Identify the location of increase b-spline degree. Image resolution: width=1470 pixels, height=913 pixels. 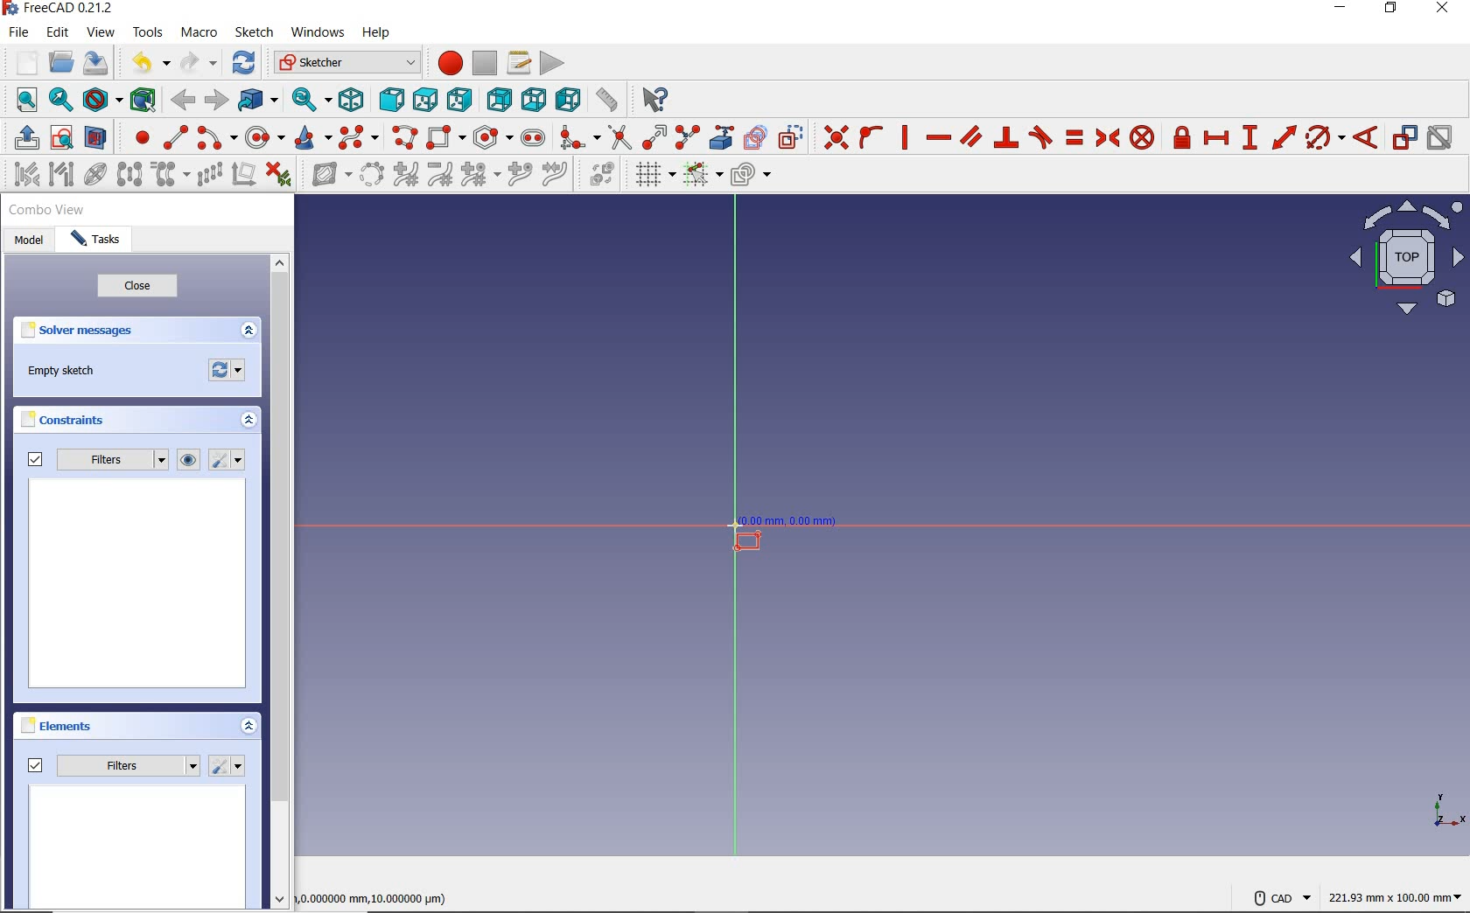
(404, 176).